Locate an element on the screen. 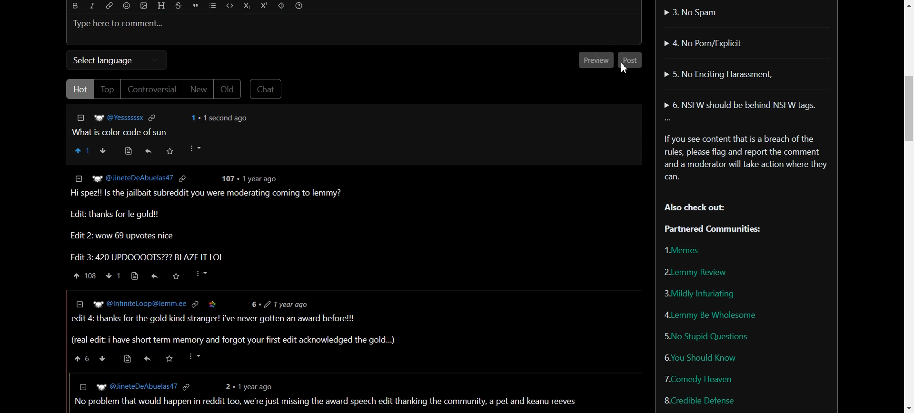  What is color code of sun is located at coordinates (125, 132).